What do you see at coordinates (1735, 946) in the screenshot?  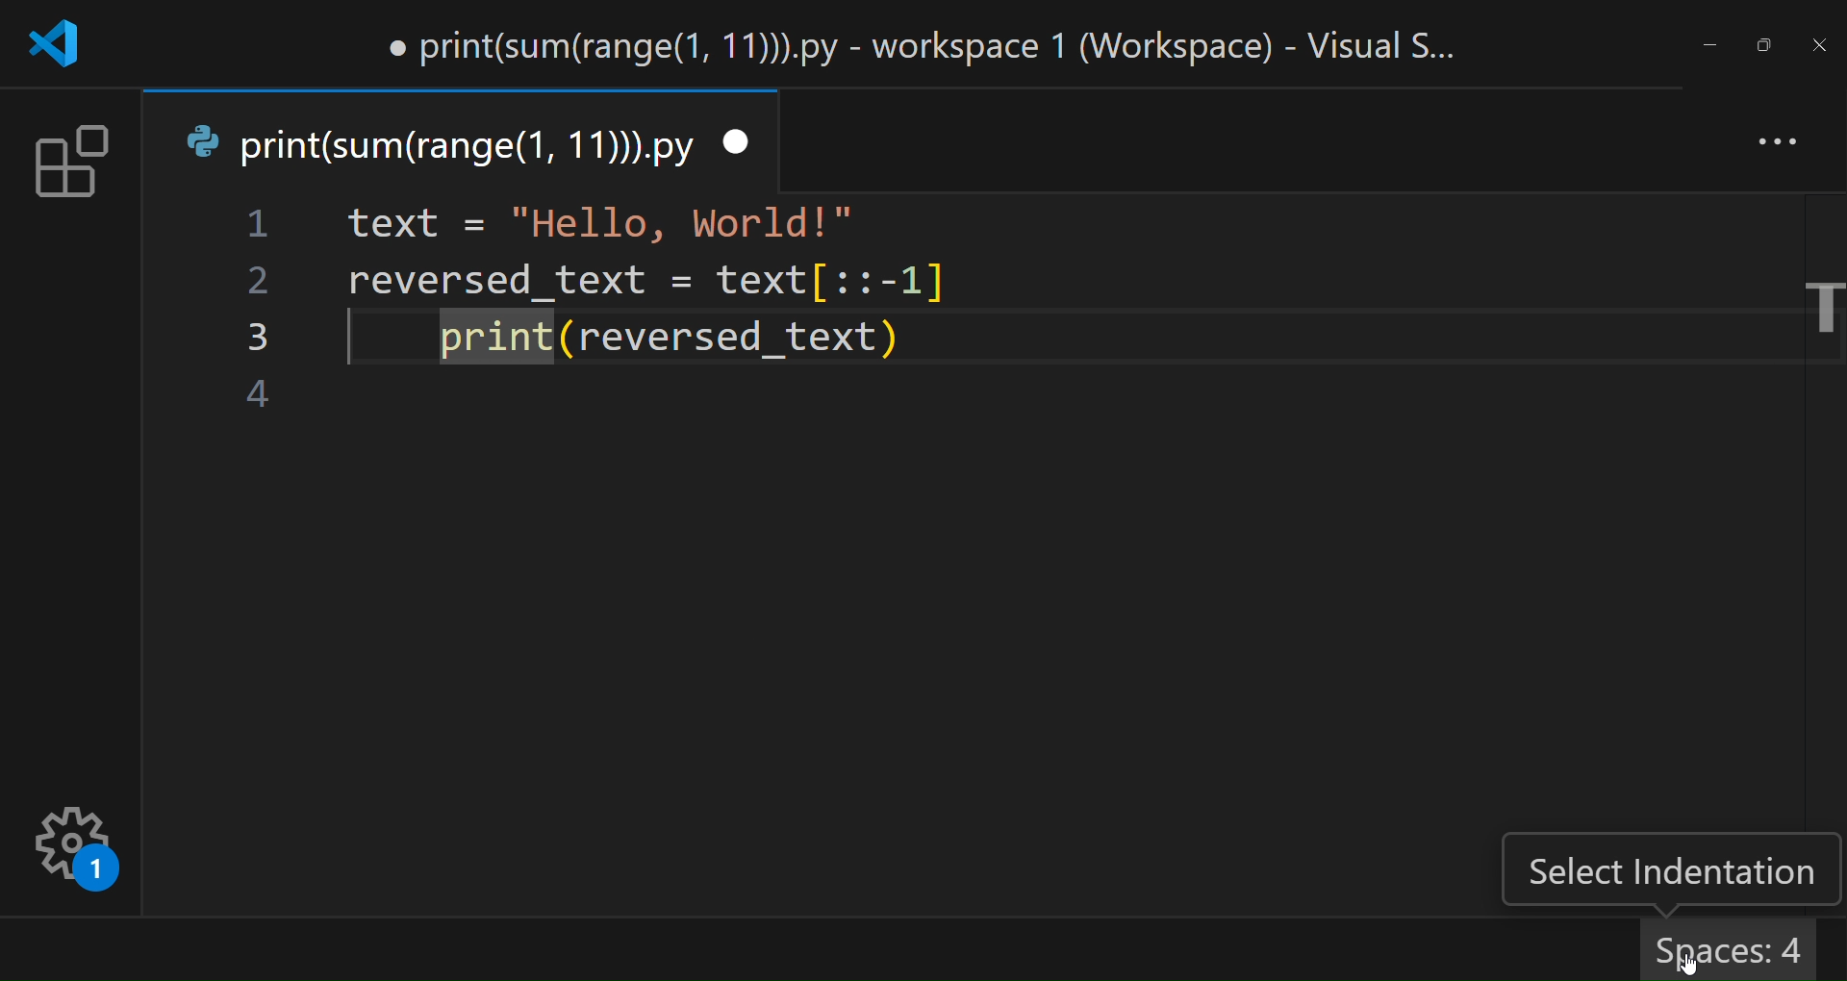 I see `spaces 4` at bounding box center [1735, 946].